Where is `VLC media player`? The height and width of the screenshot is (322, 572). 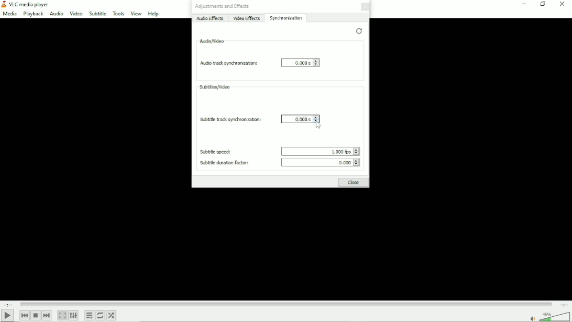 VLC media player is located at coordinates (26, 4).